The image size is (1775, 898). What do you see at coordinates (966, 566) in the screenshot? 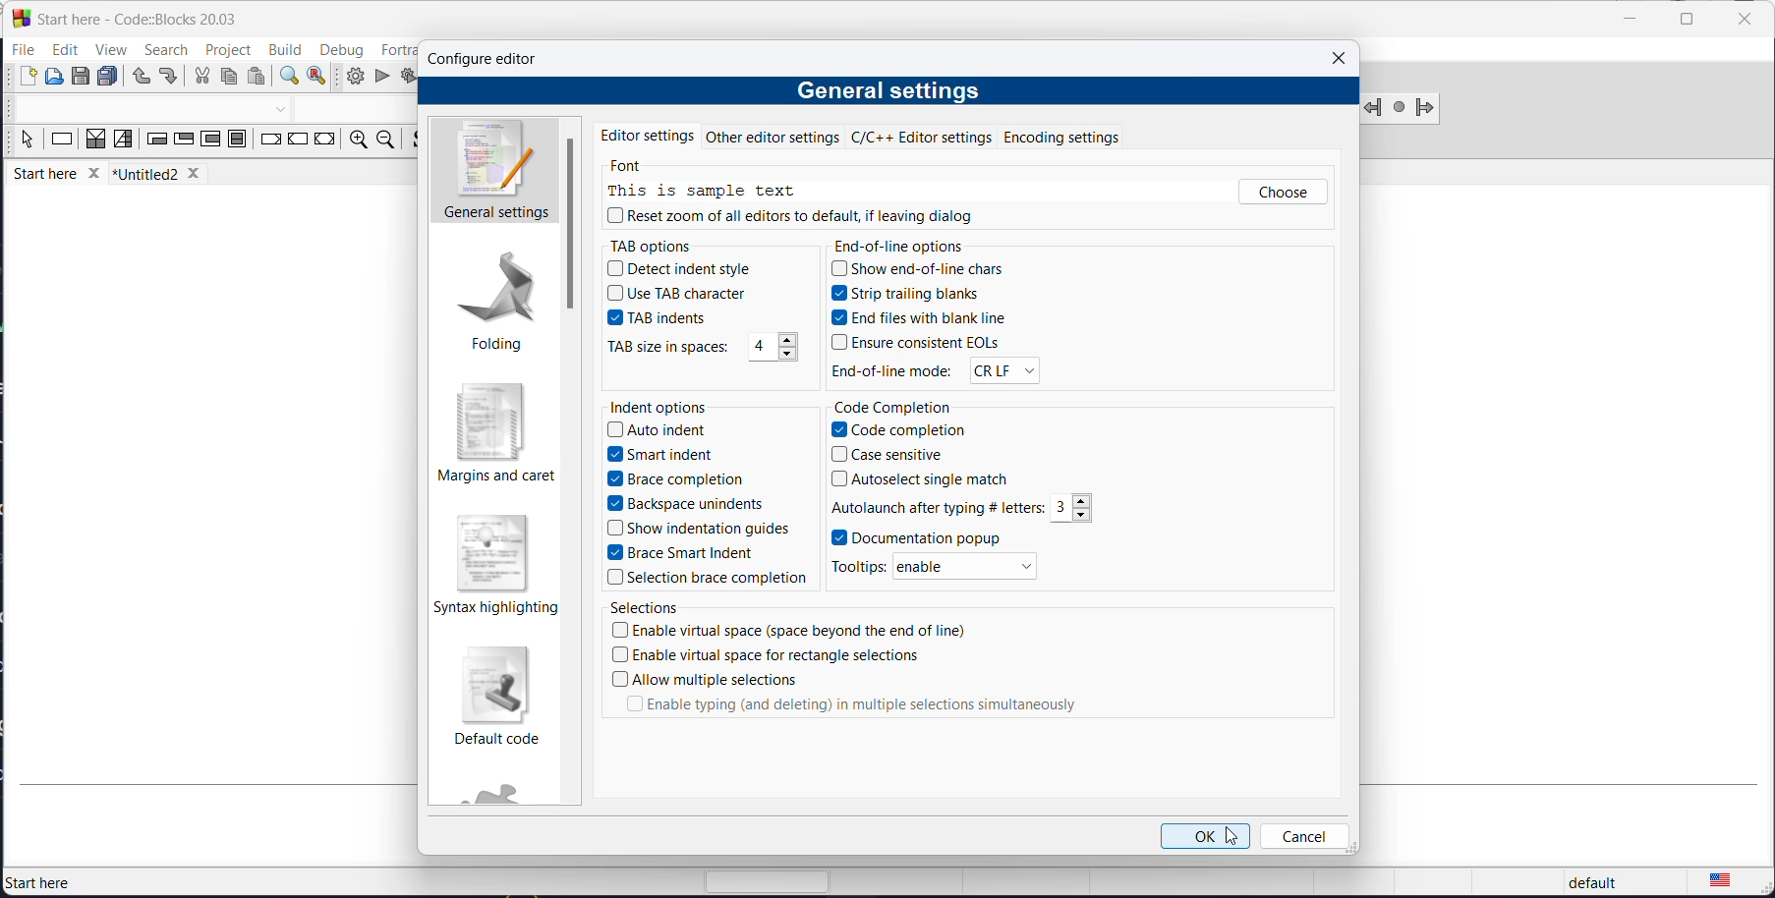
I see `tooltips enable/disable` at bounding box center [966, 566].